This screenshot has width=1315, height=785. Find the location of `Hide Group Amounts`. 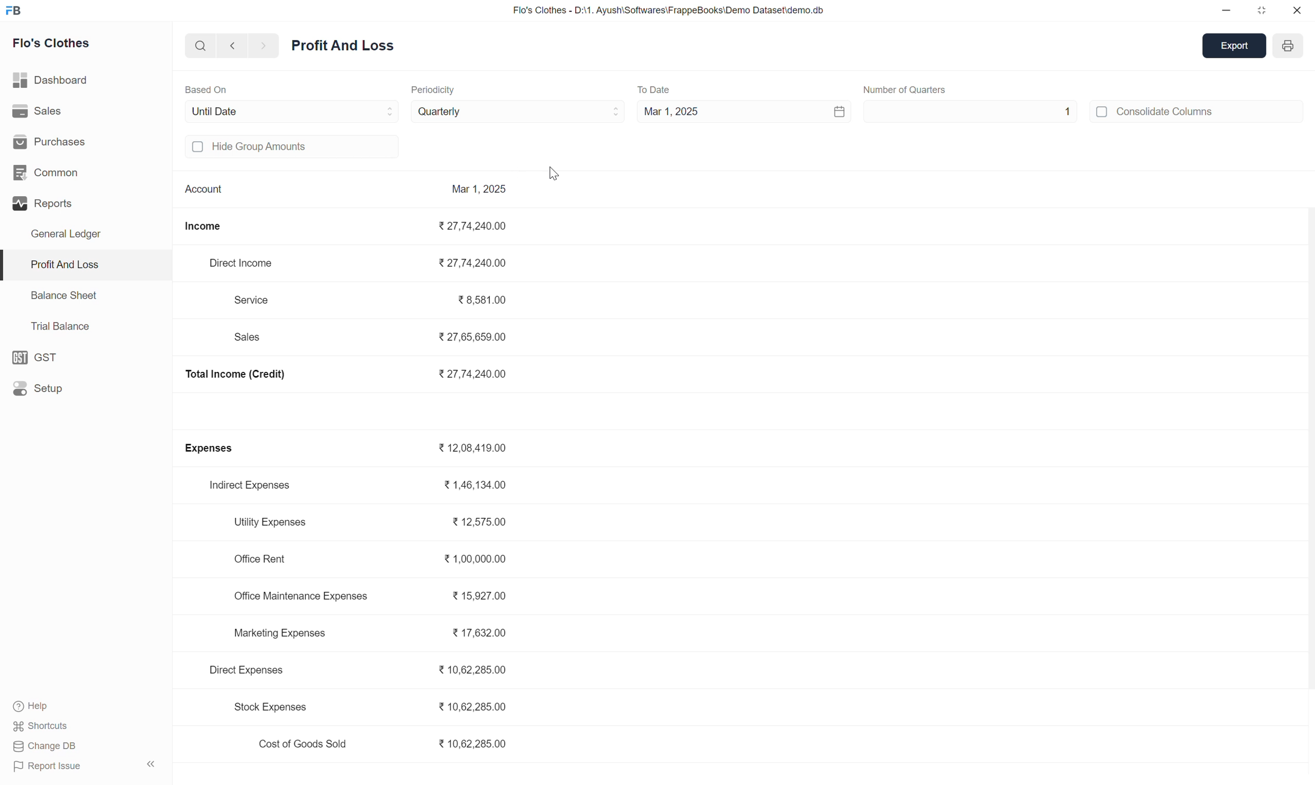

Hide Group Amounts is located at coordinates (271, 151).